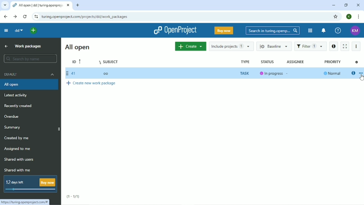 The width and height of the screenshot is (364, 205). Describe the element at coordinates (41, 6) in the screenshot. I see `Current tab` at that location.